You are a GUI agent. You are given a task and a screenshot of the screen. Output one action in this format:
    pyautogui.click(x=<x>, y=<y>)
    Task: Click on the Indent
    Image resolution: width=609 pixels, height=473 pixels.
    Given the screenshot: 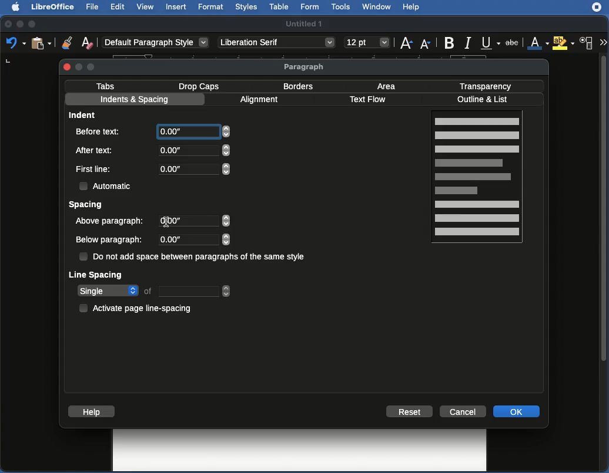 What is the action you would take?
    pyautogui.click(x=84, y=114)
    